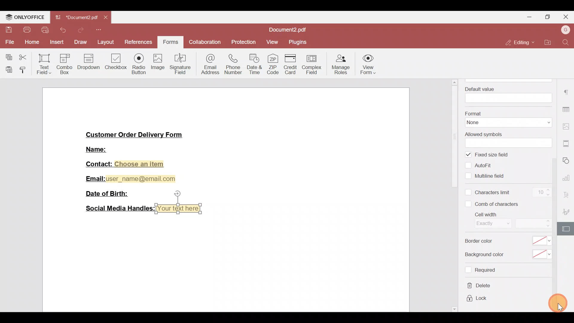 Image resolution: width=574 pixels, height=323 pixels. Describe the element at coordinates (567, 141) in the screenshot. I see `More settings` at that location.